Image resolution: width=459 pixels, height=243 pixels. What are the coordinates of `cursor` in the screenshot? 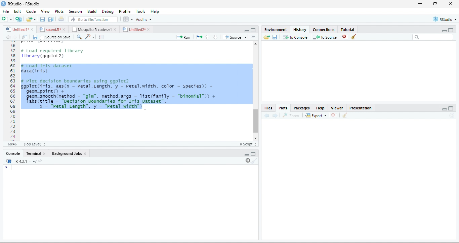 It's located at (145, 107).